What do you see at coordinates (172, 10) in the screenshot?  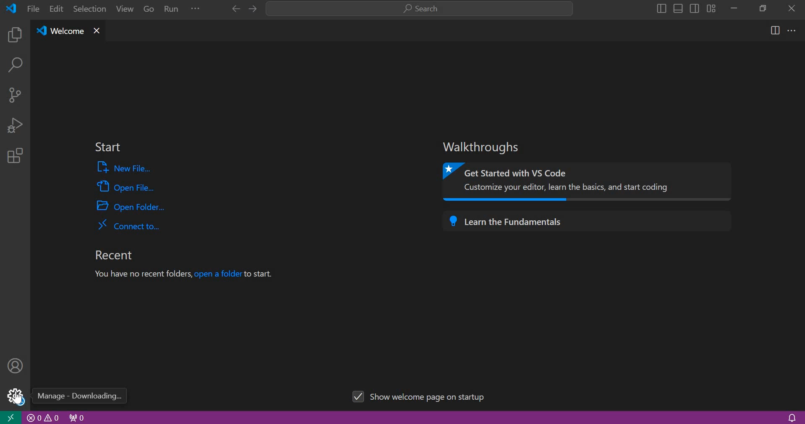 I see `run` at bounding box center [172, 10].